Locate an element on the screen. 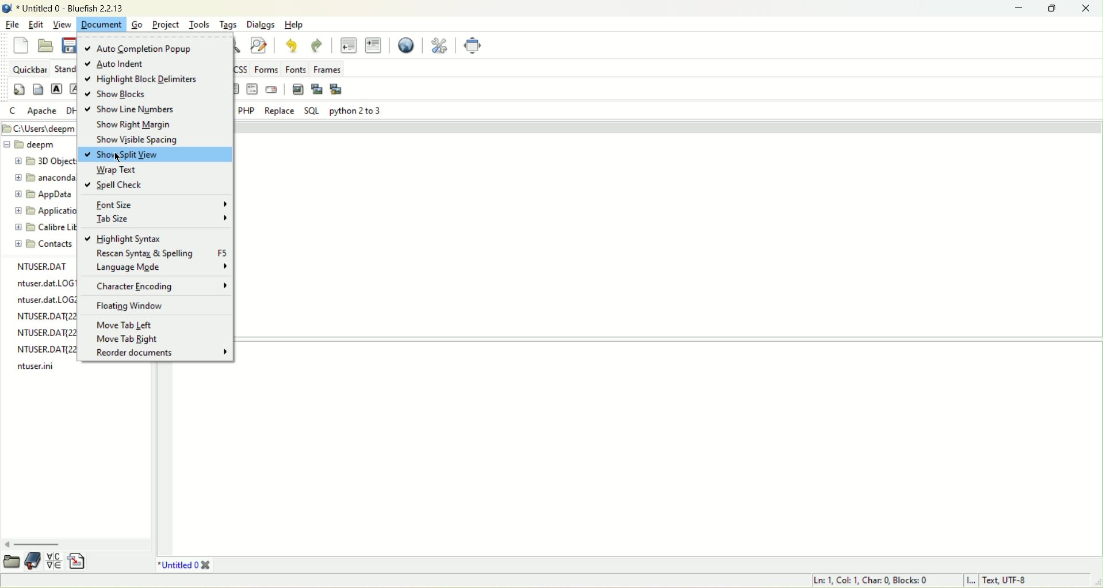  undo is located at coordinates (290, 46).